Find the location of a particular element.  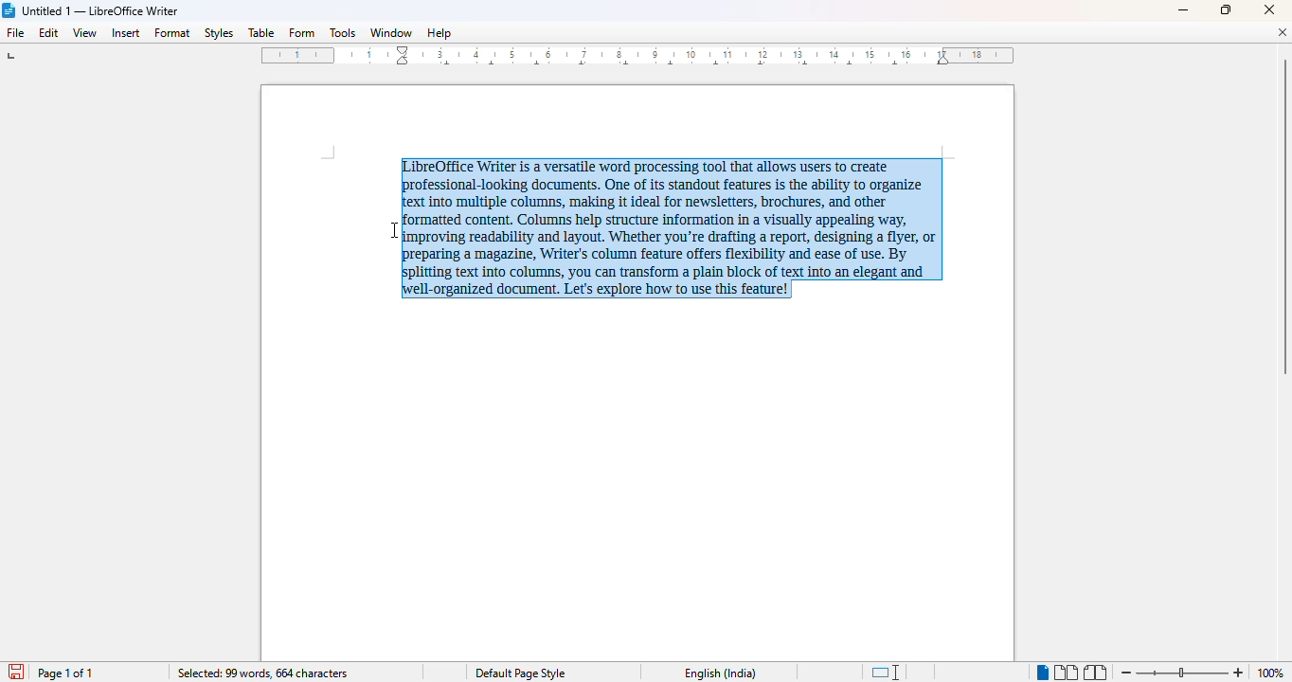

format is located at coordinates (173, 33).